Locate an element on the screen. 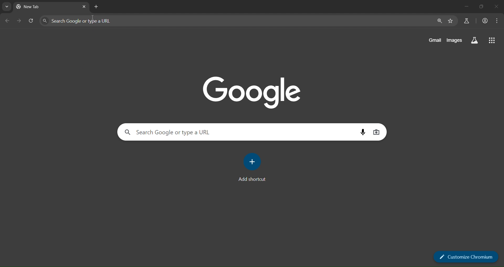 Image resolution: width=504 pixels, height=267 pixels. go back one page is located at coordinates (9, 20).